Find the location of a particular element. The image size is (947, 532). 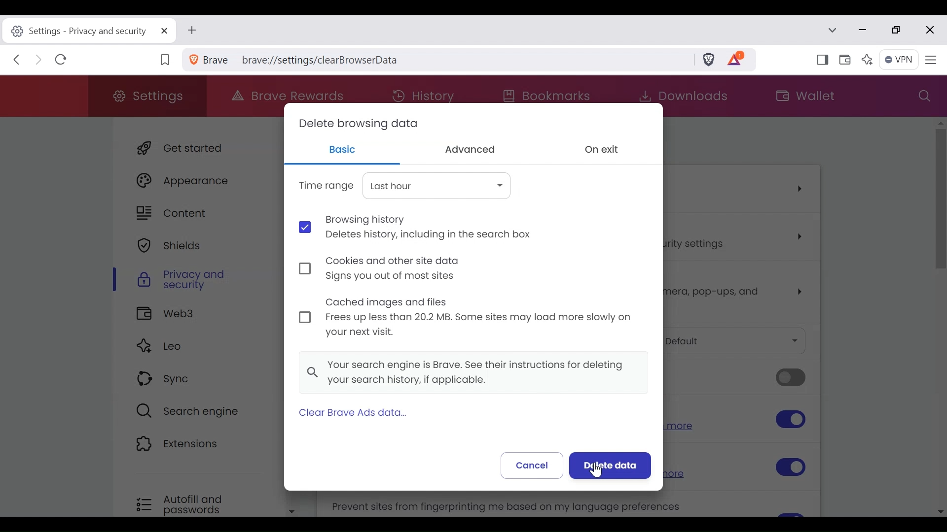

Delete browsing data is located at coordinates (360, 124).